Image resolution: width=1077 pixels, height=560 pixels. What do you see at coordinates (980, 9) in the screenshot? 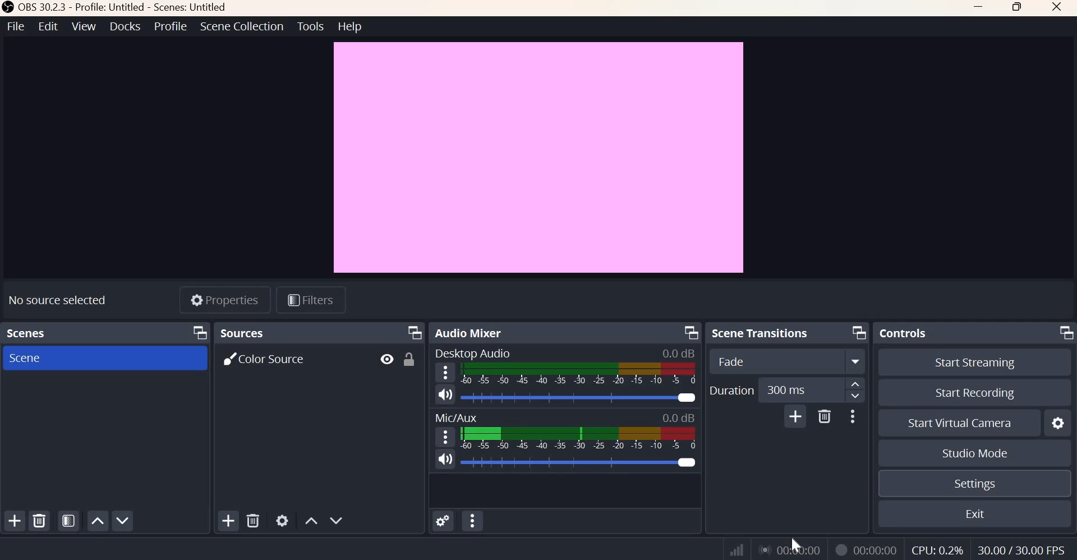
I see `Minimize` at bounding box center [980, 9].